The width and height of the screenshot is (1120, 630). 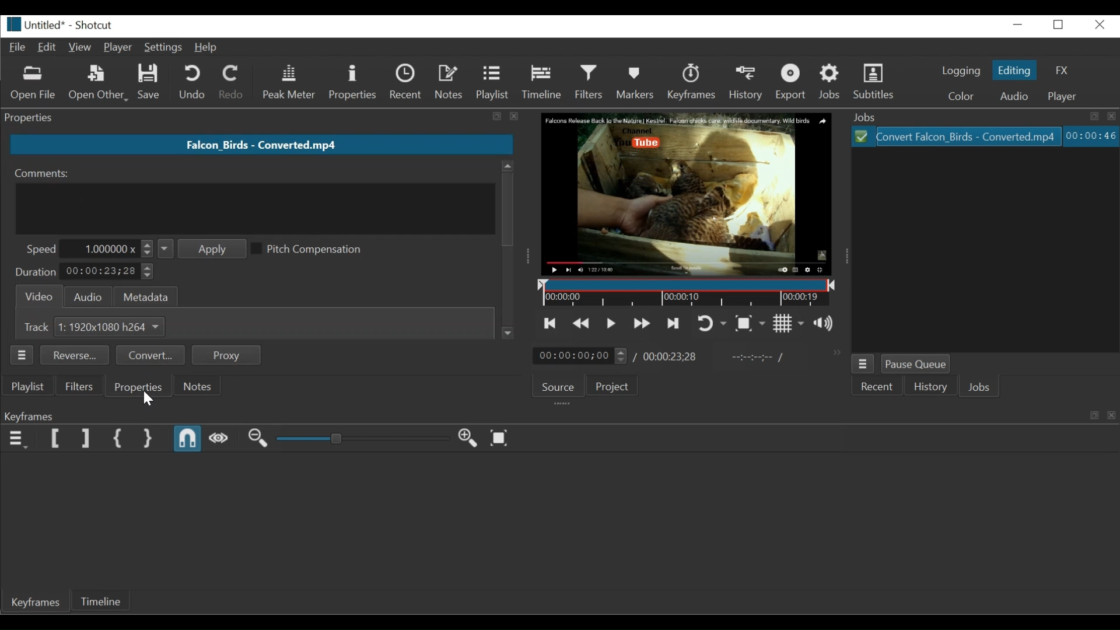 I want to click on Jobs, so click(x=831, y=83).